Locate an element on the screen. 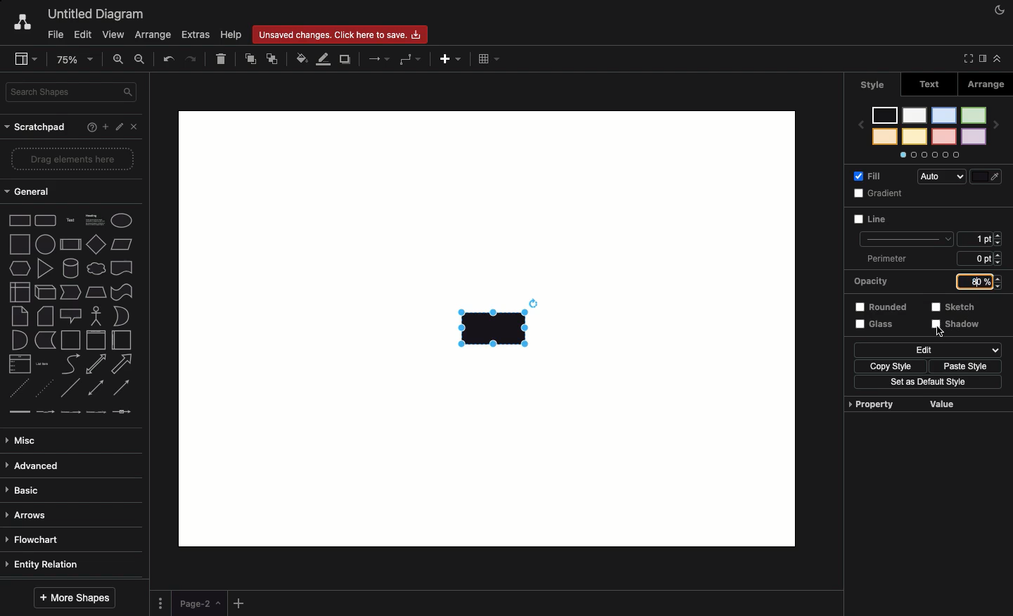  next is located at coordinates (995, 124).